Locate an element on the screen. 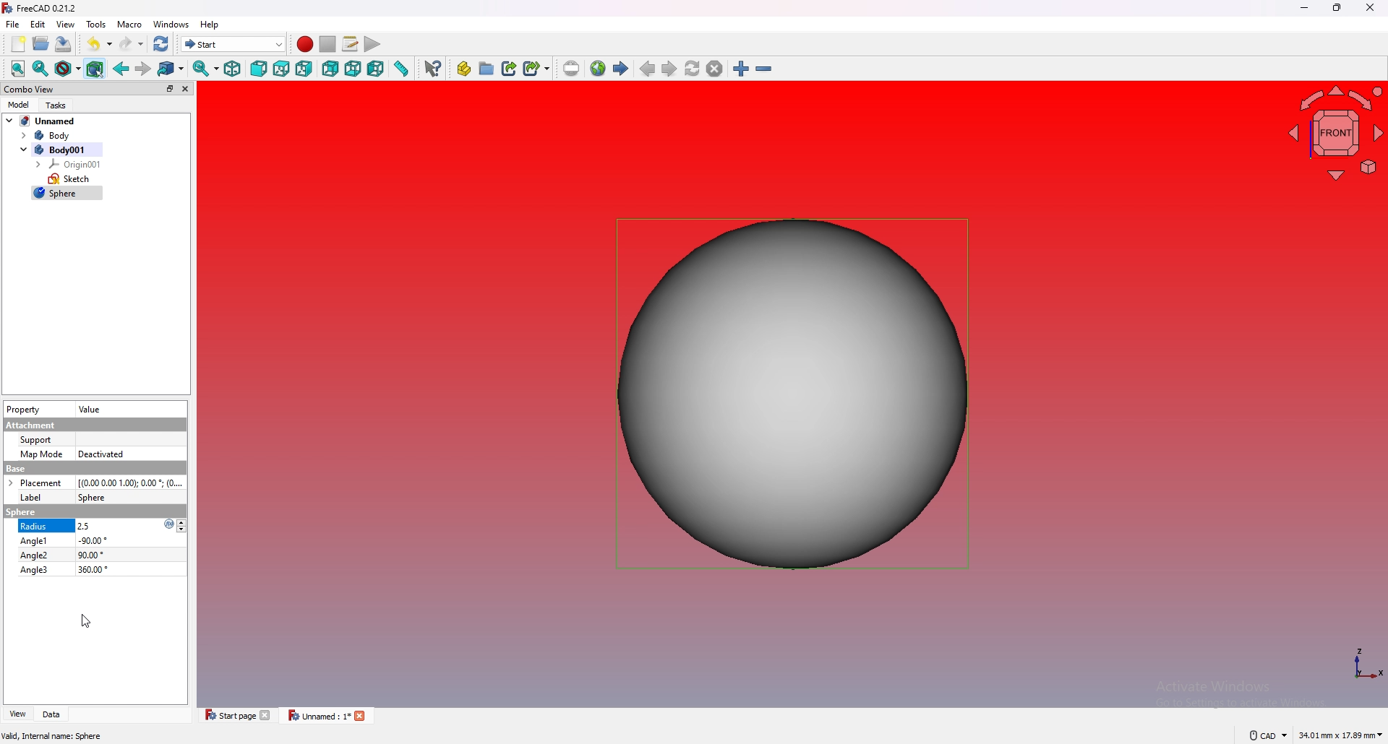 This screenshot has height=744, width=1388. resize is located at coordinates (1337, 9).